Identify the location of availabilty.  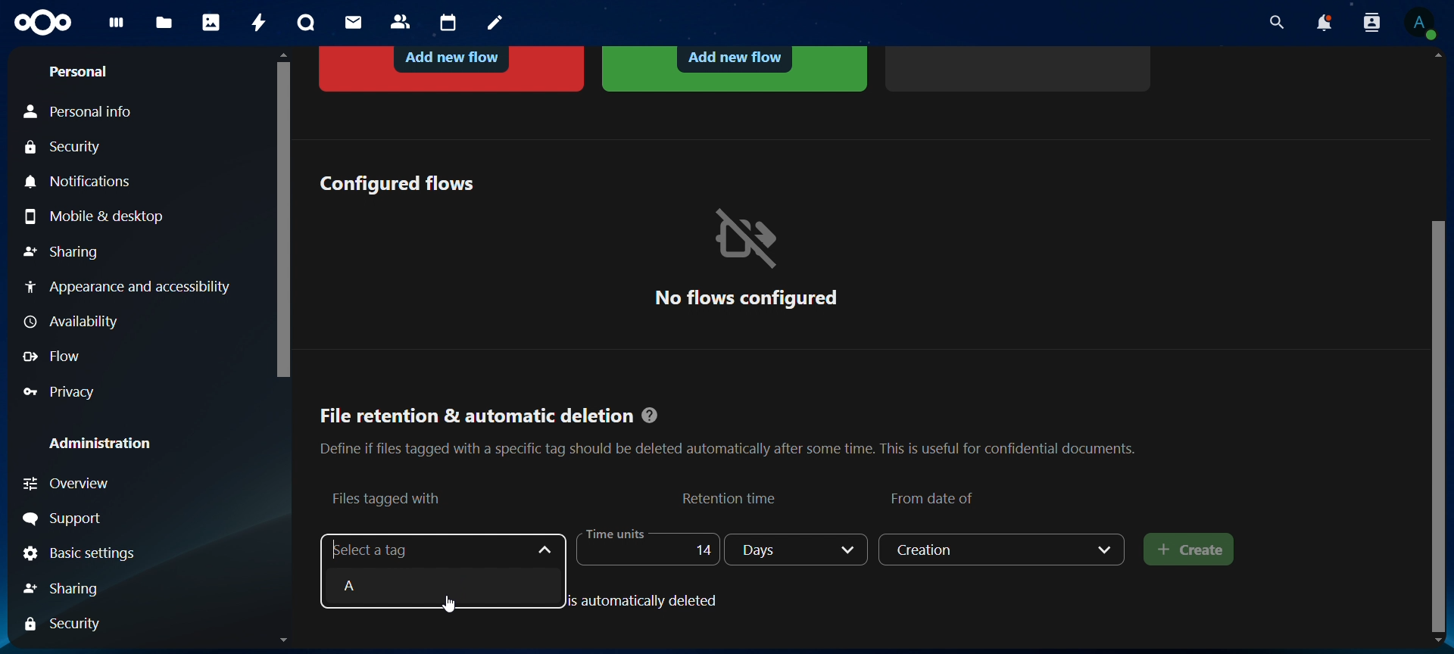
(75, 323).